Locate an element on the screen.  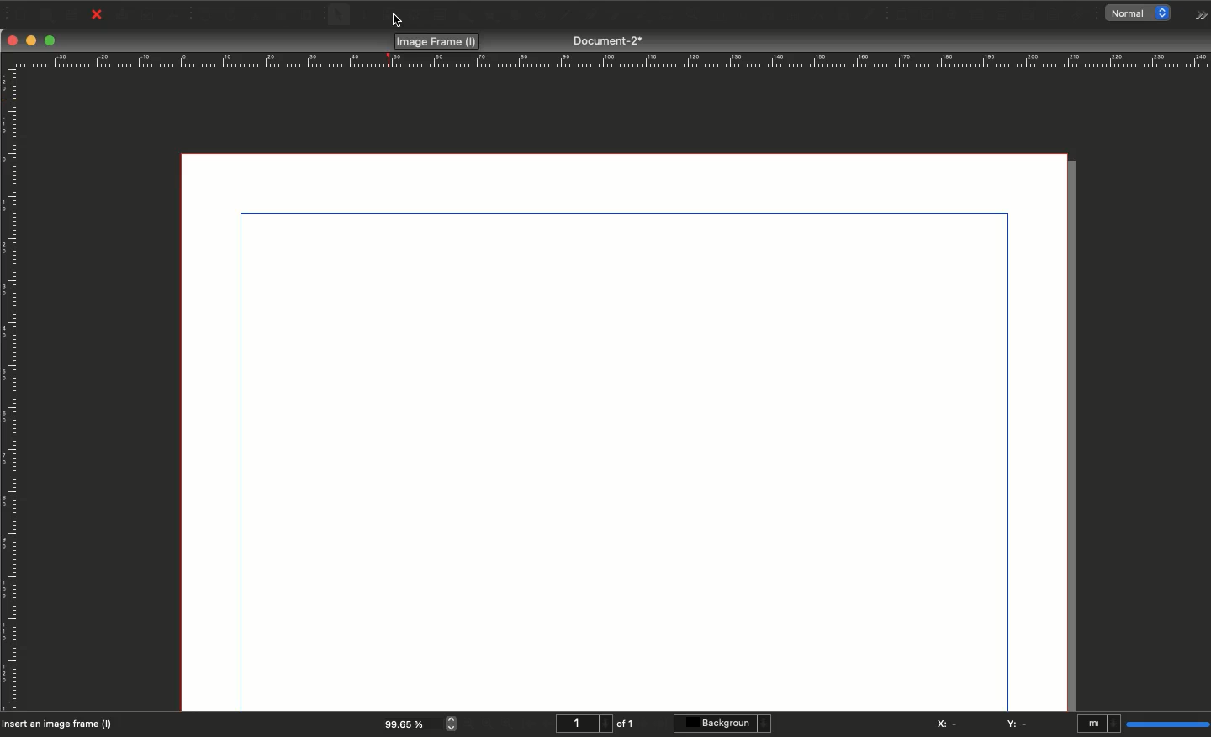
Ruler is located at coordinates (610, 61).